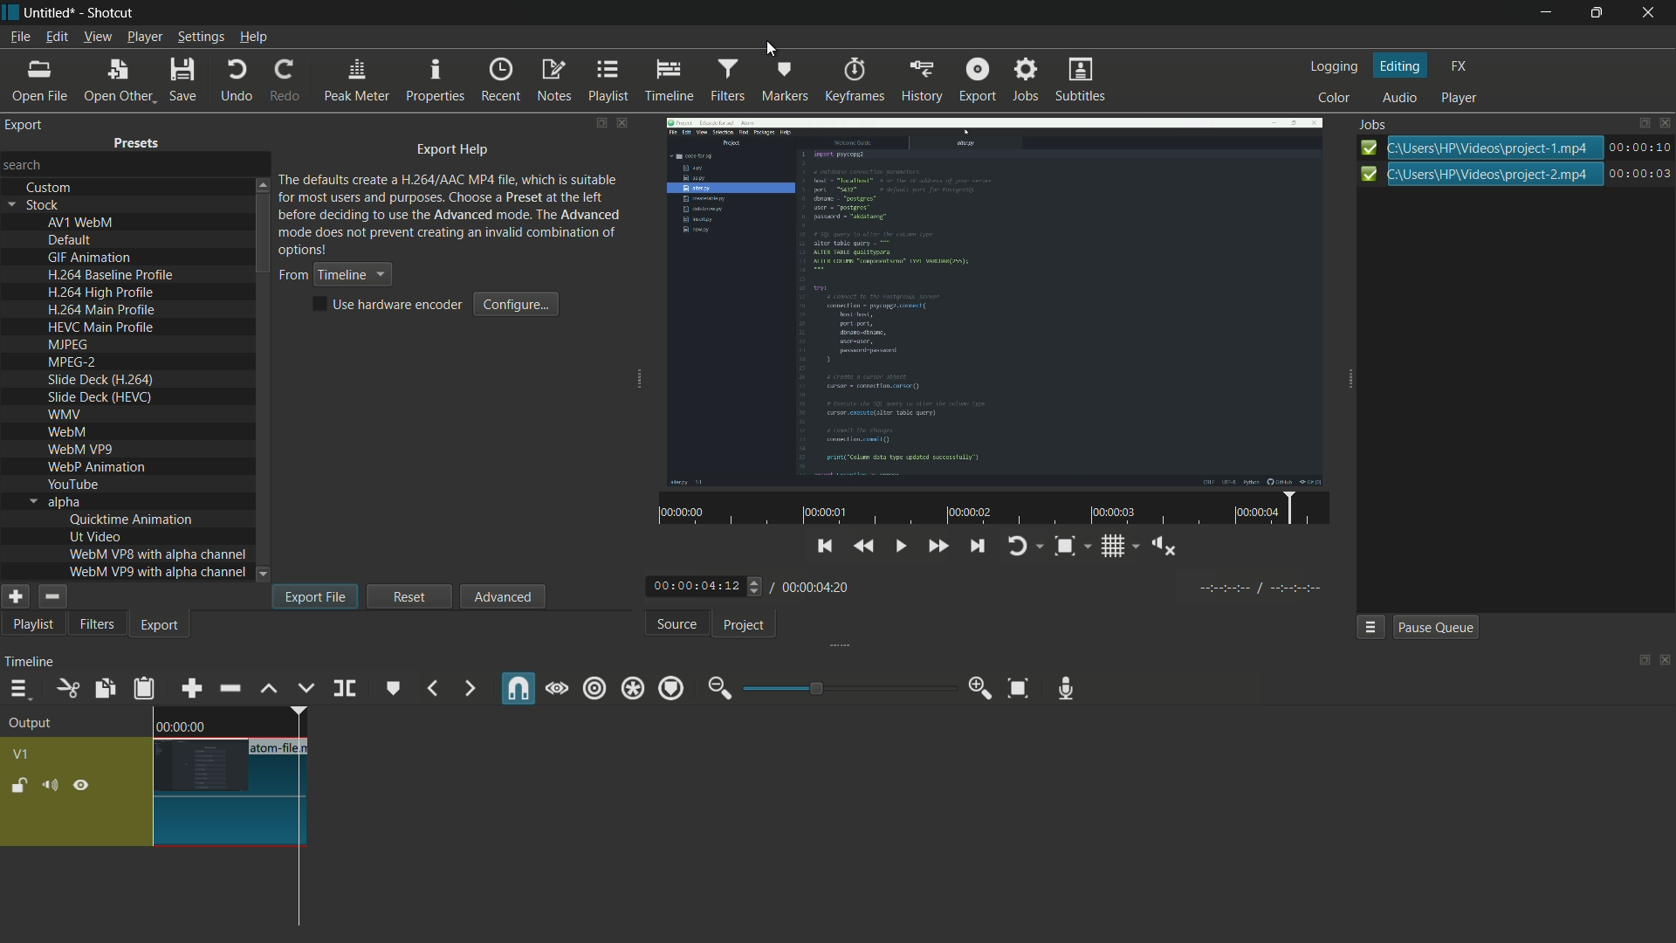 The width and height of the screenshot is (1676, 943). What do you see at coordinates (29, 664) in the screenshot?
I see `timeline` at bounding box center [29, 664].